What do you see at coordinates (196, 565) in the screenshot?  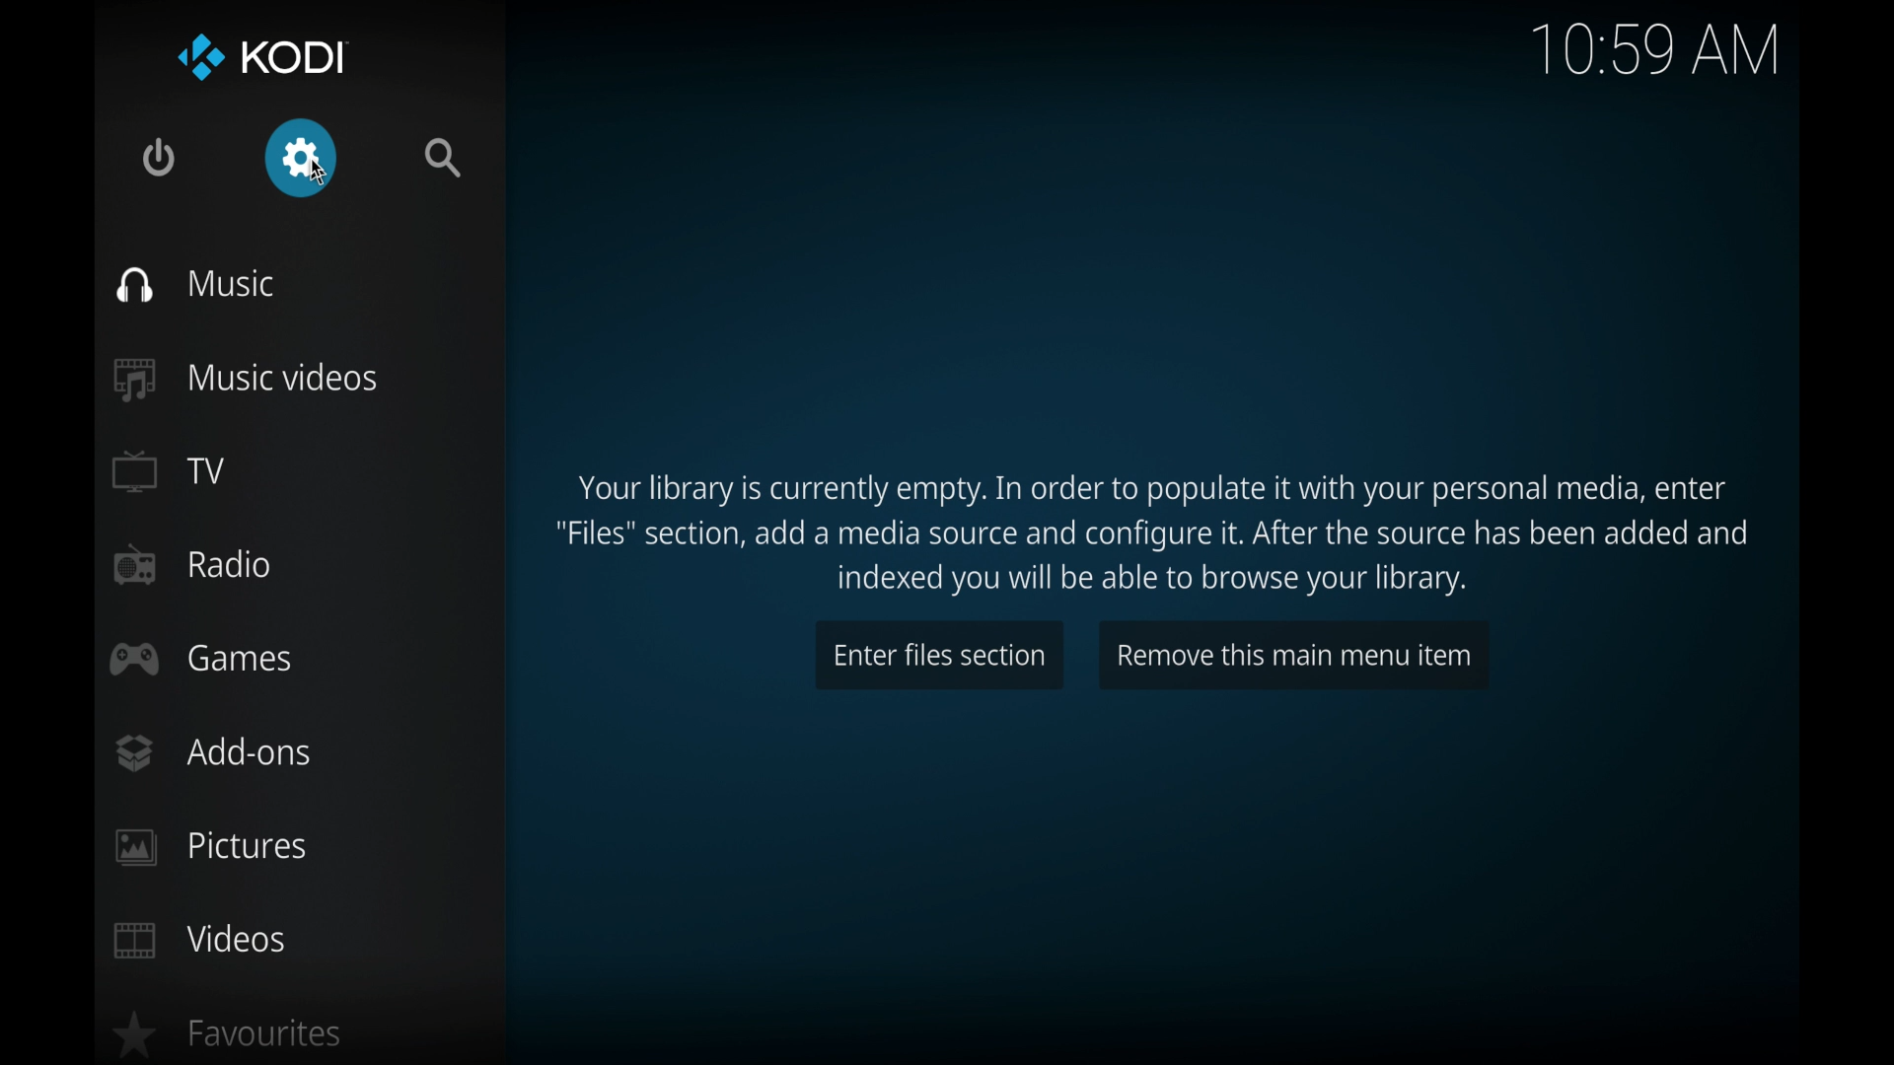 I see `radio` at bounding box center [196, 565].